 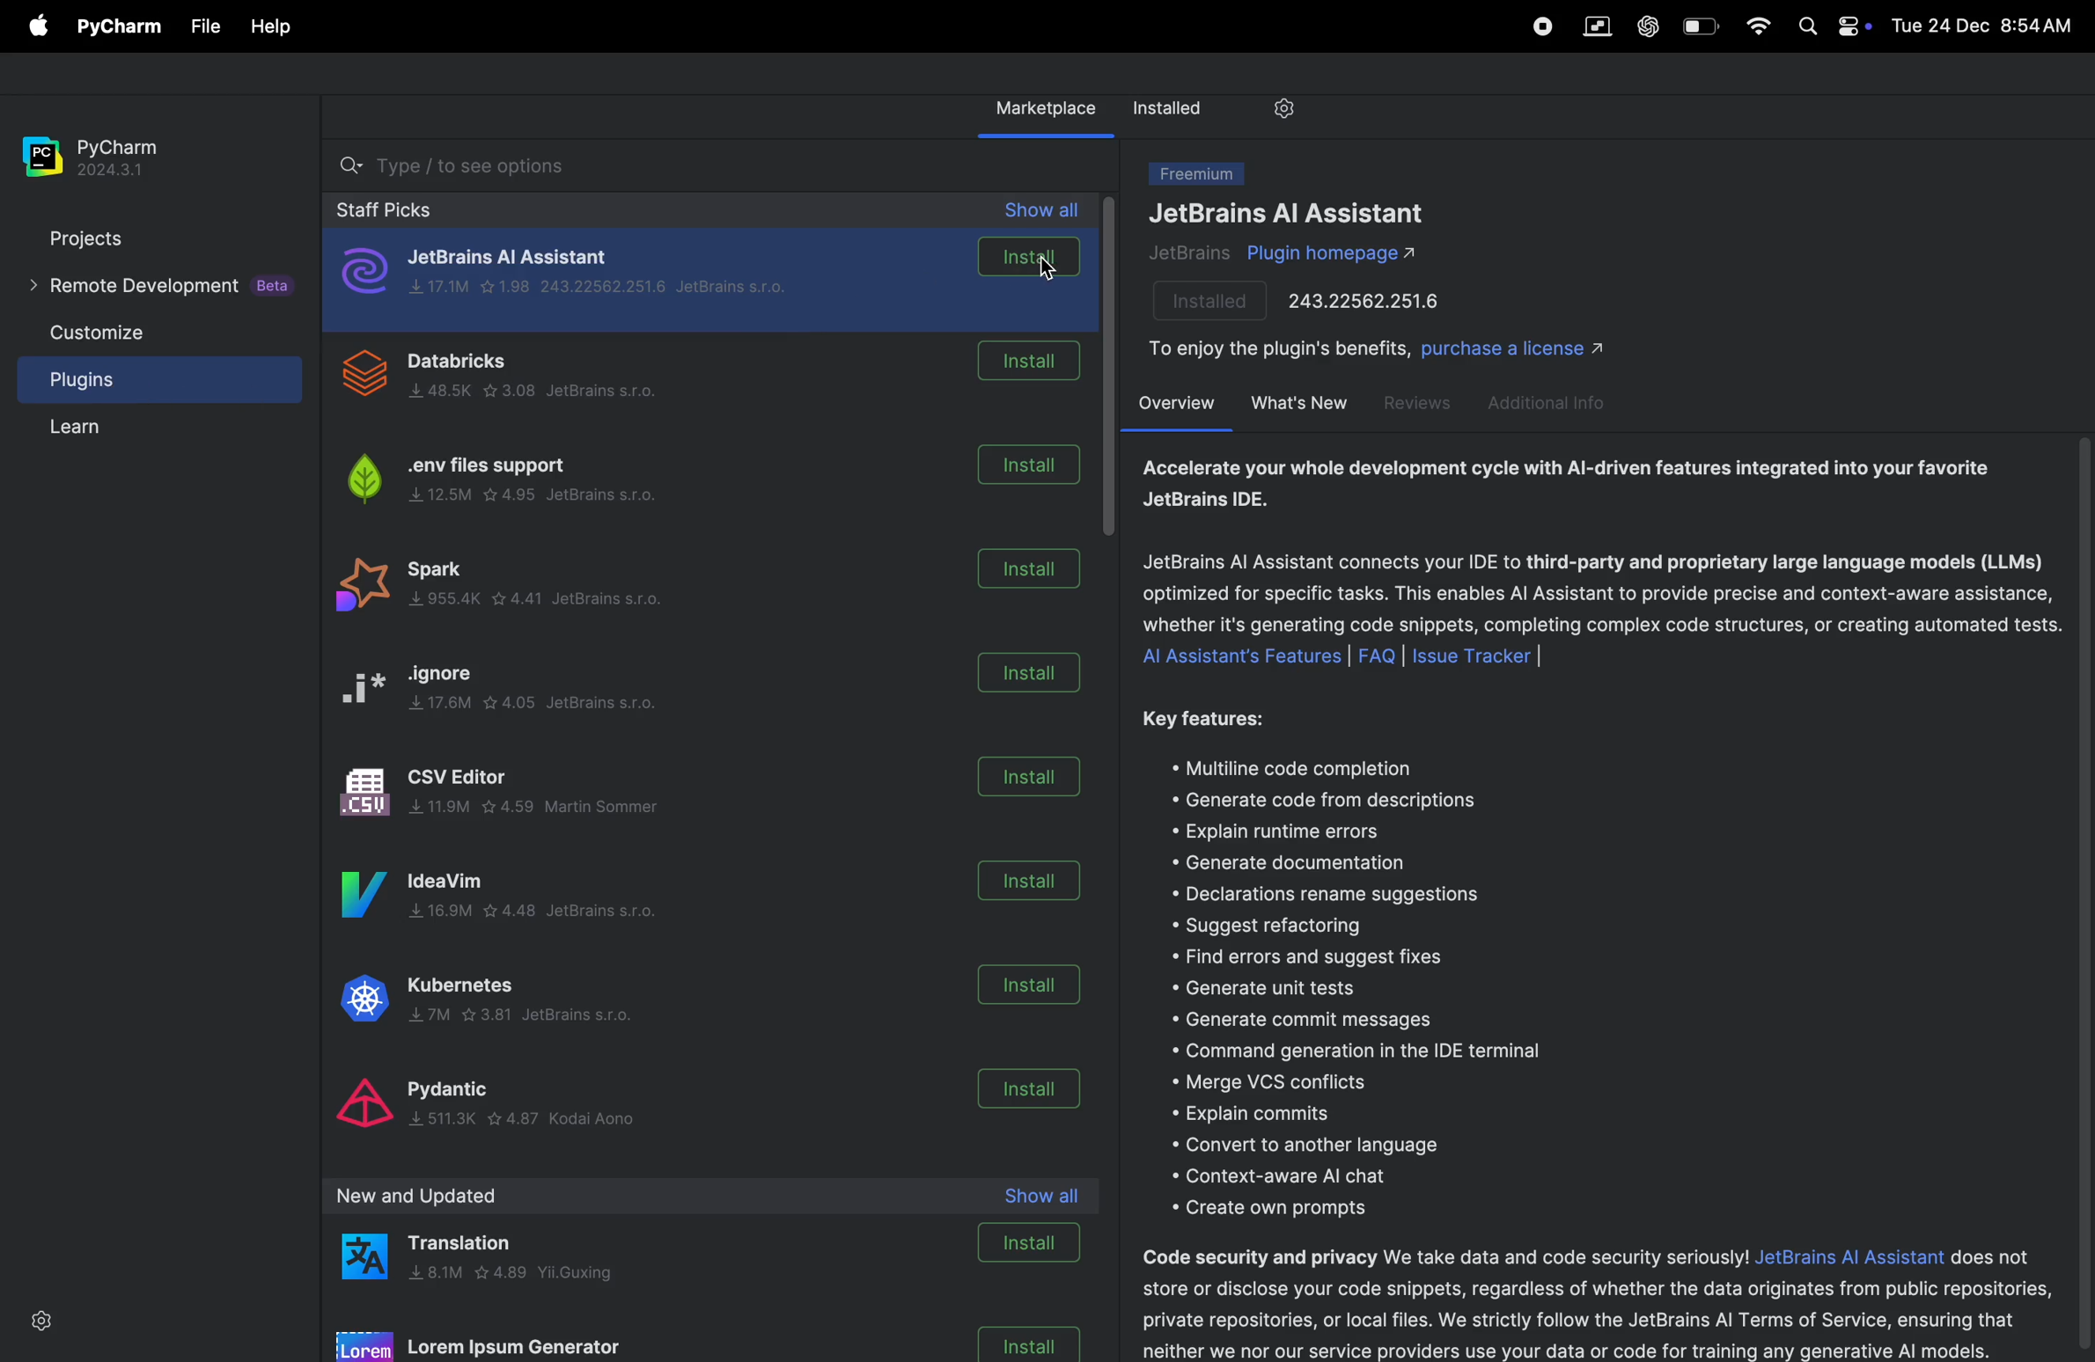 I want to click on port, so click(x=1371, y=297).